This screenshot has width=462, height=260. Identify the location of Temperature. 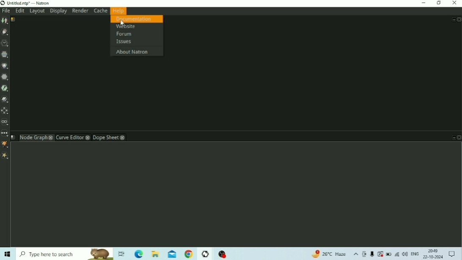
(329, 254).